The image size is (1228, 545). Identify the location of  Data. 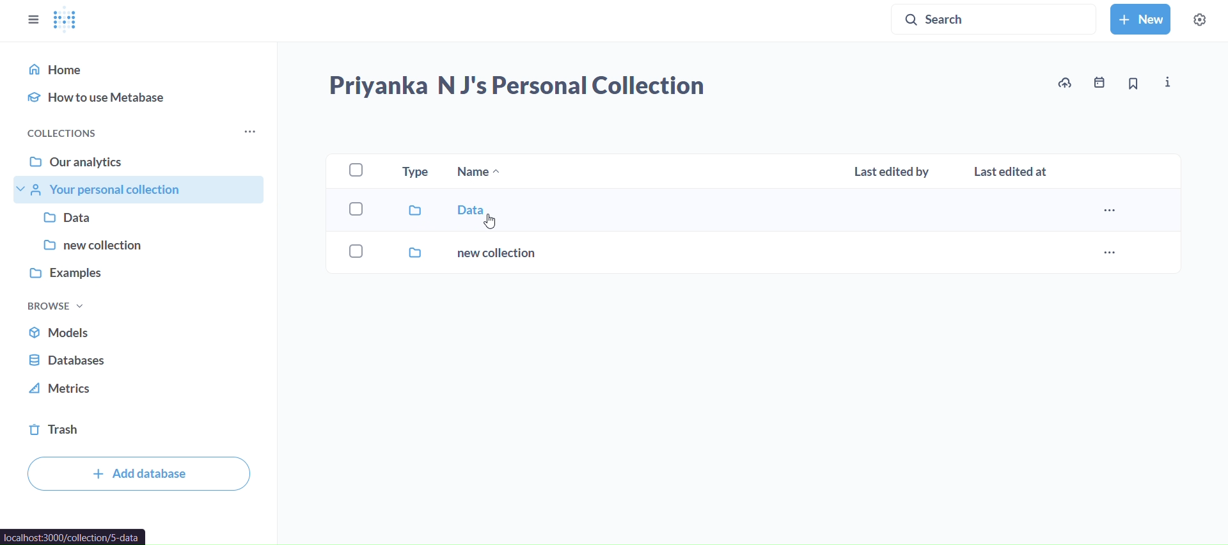
(145, 219).